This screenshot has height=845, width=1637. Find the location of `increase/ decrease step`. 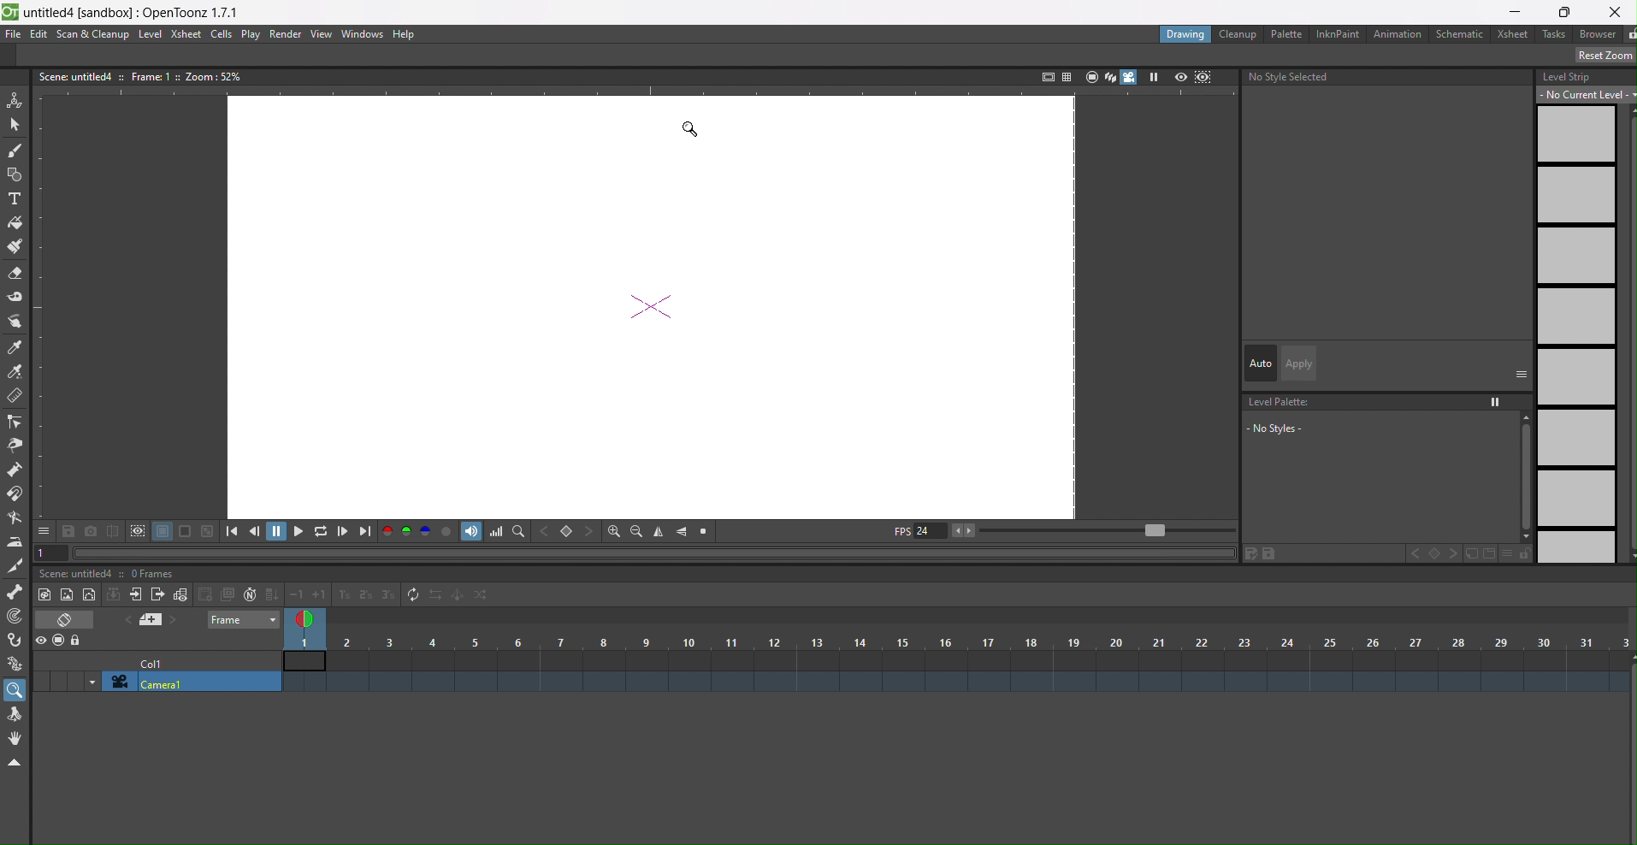

increase/ decrease step is located at coordinates (342, 596).